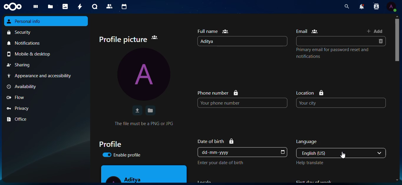  Describe the element at coordinates (398, 40) in the screenshot. I see `scroll bar` at that location.